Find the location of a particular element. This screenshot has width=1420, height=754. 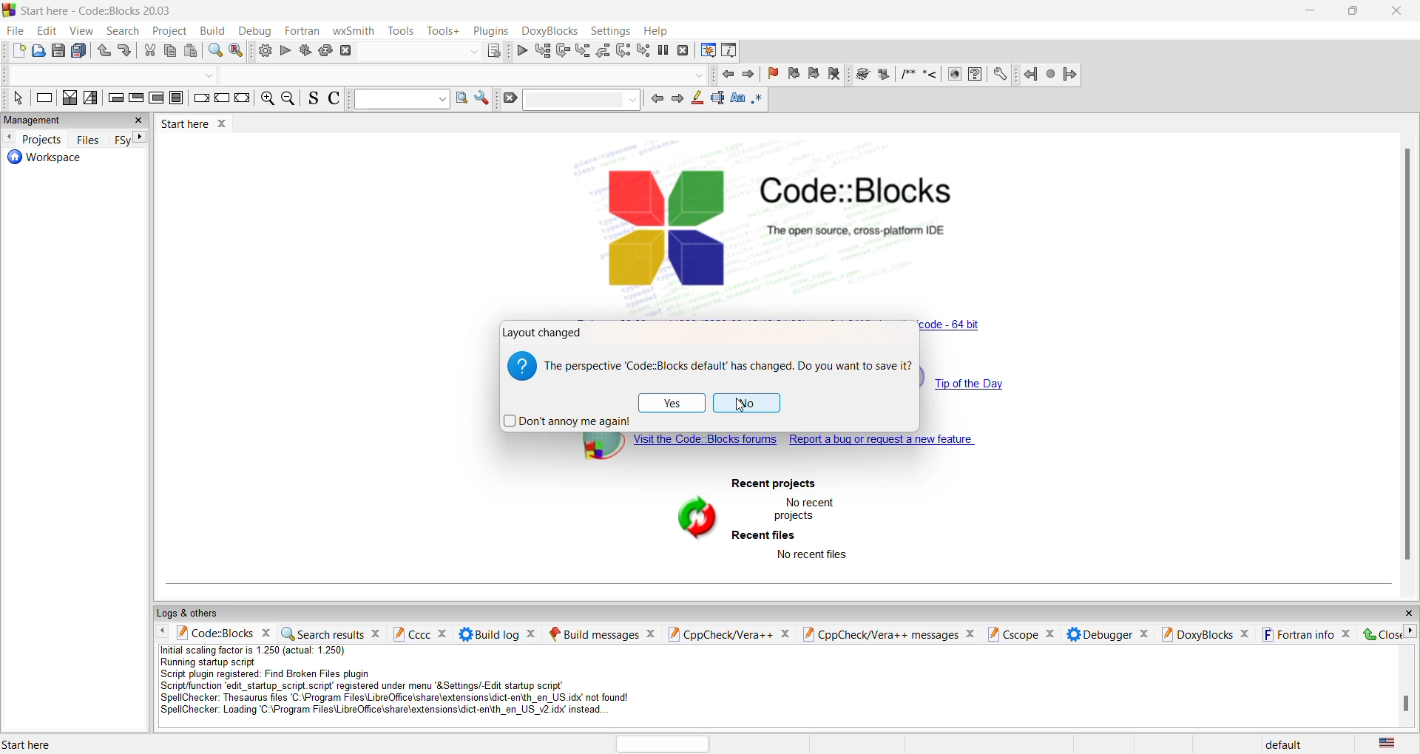

prev is located at coordinates (656, 100).